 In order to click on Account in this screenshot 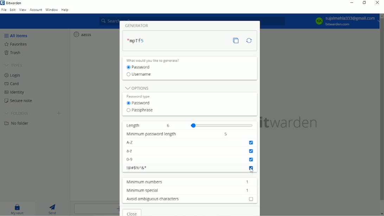, I will do `click(36, 10)`.